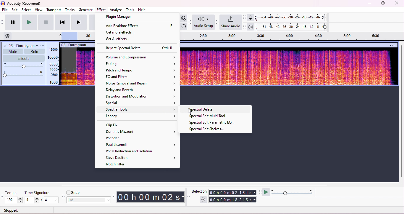 This screenshot has width=404, height=214. I want to click on cursor movement, so click(190, 111).